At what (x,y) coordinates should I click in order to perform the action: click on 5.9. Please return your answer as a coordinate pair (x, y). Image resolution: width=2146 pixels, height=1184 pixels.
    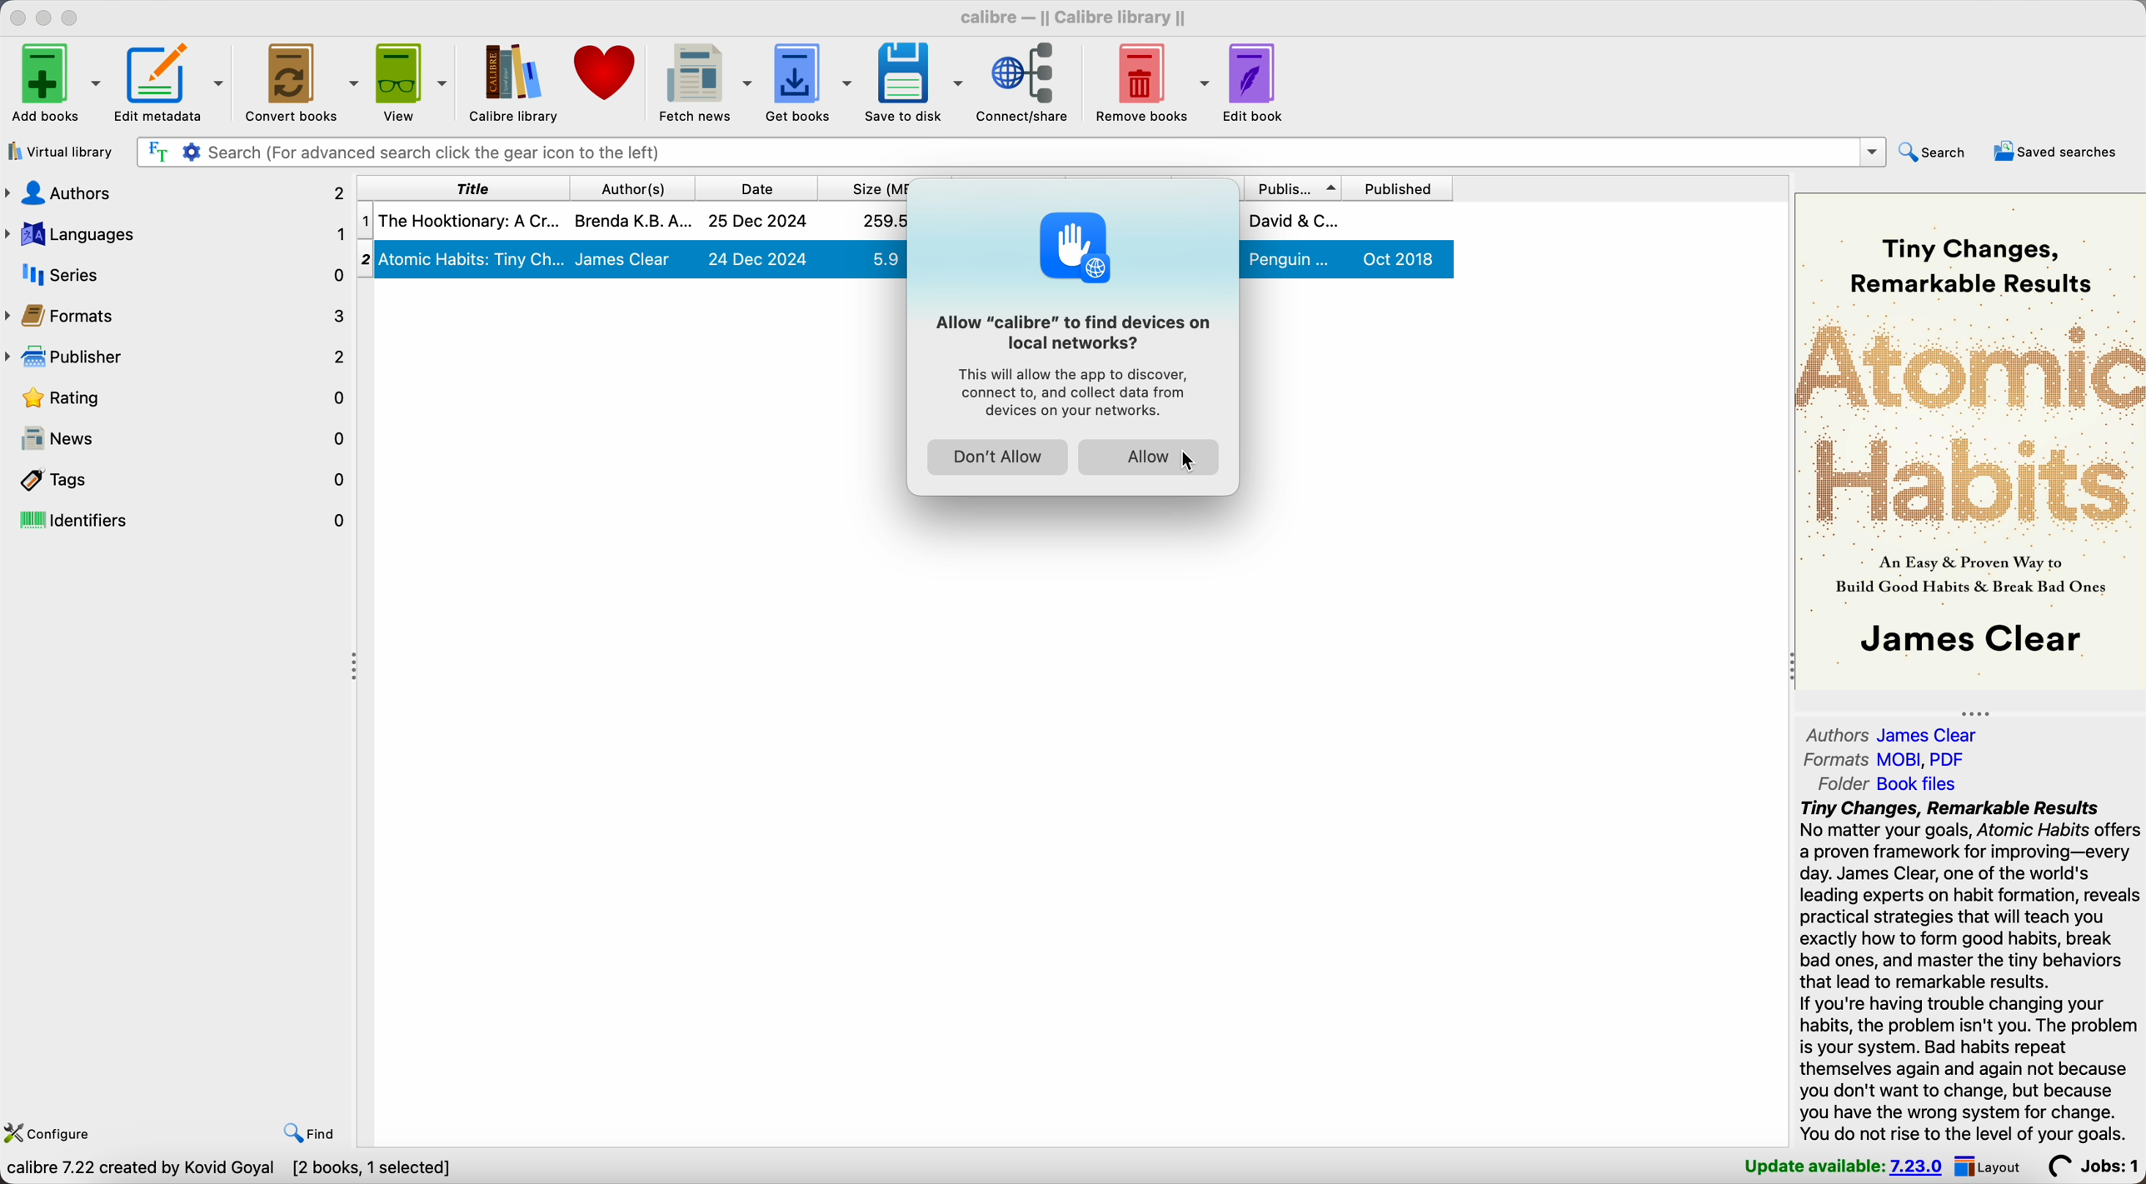
    Looking at the image, I should click on (886, 258).